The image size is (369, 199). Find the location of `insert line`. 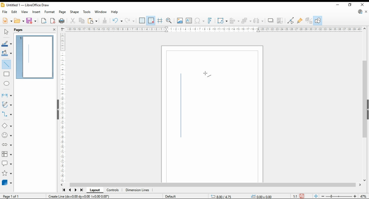

insert line is located at coordinates (7, 65).